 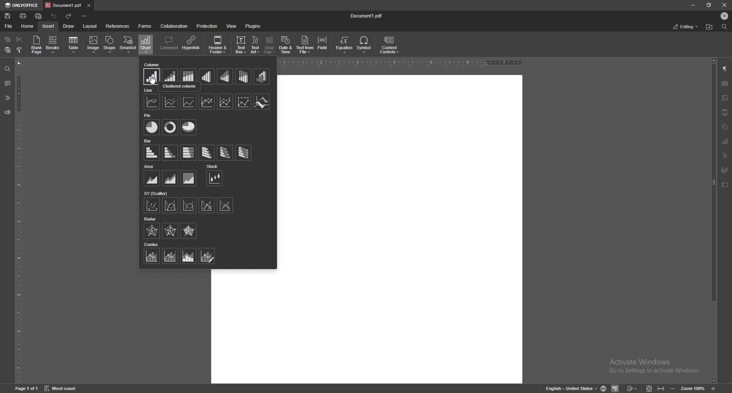 What do you see at coordinates (69, 16) in the screenshot?
I see `redo` at bounding box center [69, 16].